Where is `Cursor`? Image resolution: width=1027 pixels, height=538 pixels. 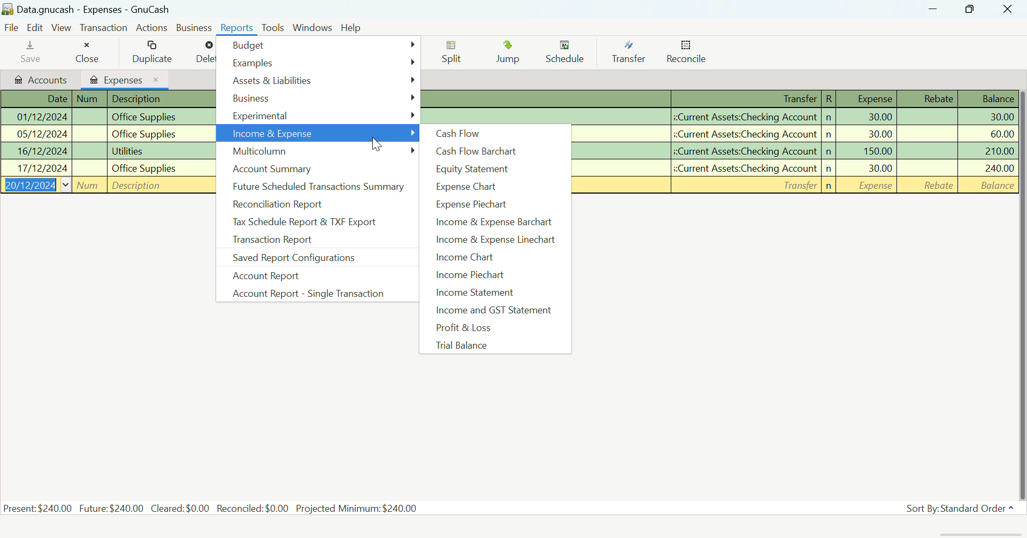 Cursor is located at coordinates (377, 145).